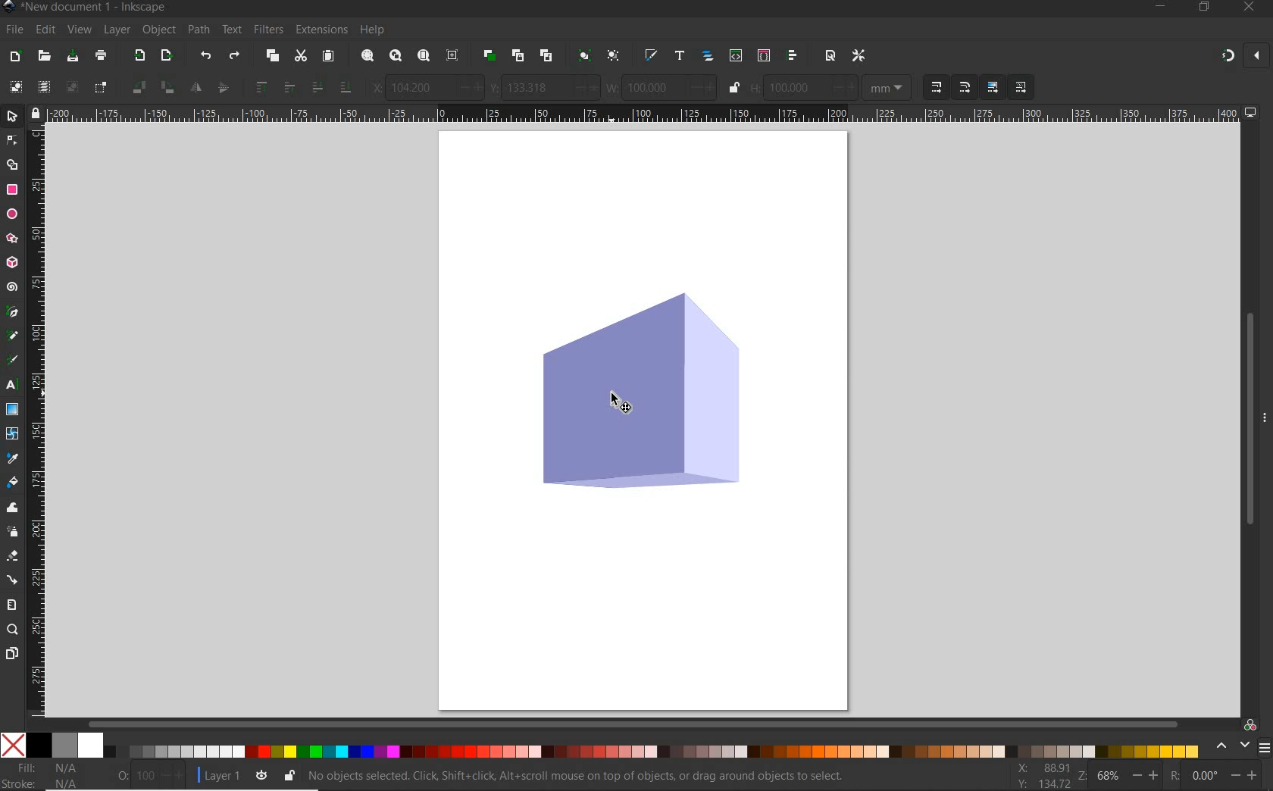 This screenshot has width=1273, height=791. Describe the element at coordinates (289, 775) in the screenshot. I see `LOCK/UNLOCK` at that location.